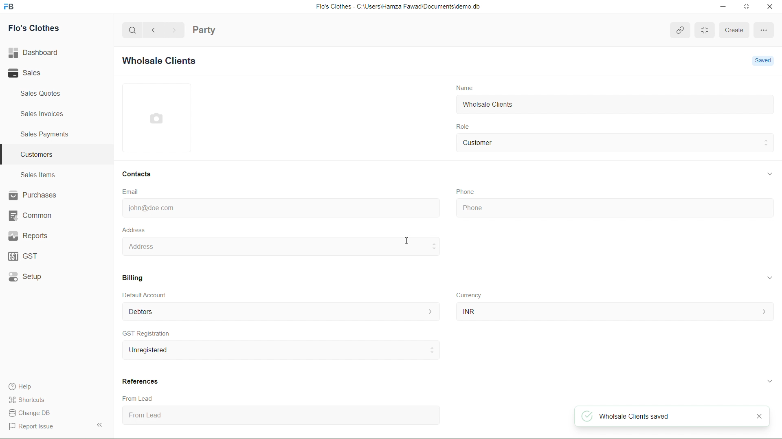  What do you see at coordinates (205, 28) in the screenshot?
I see `party` at bounding box center [205, 28].